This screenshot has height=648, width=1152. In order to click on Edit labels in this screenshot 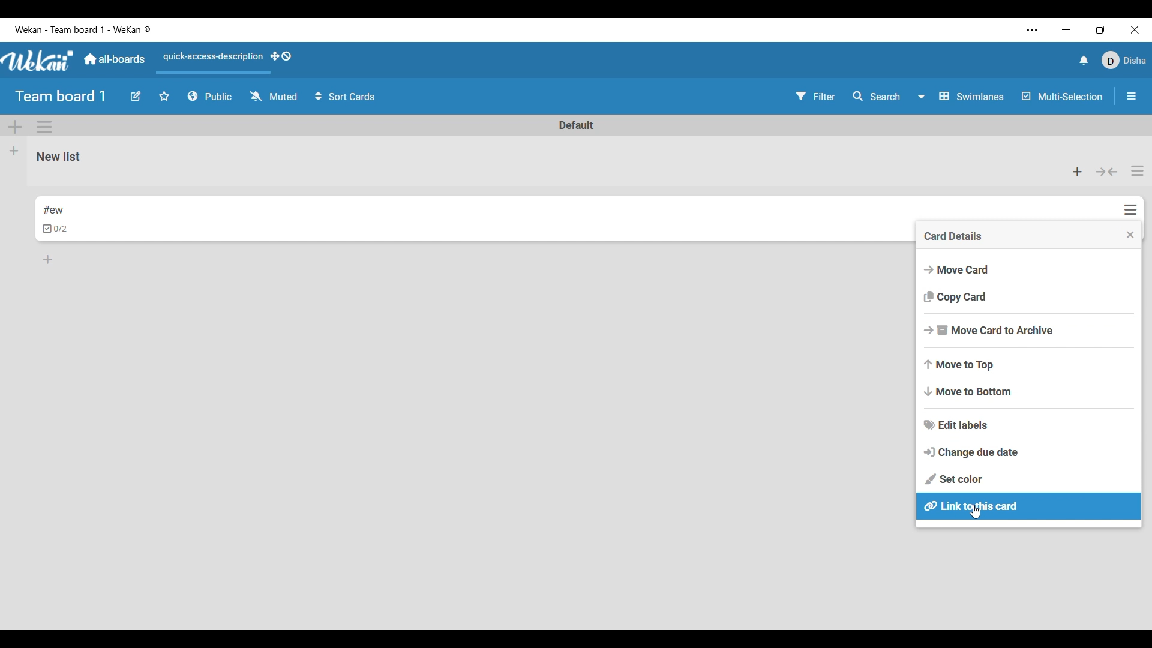, I will do `click(1029, 425)`.